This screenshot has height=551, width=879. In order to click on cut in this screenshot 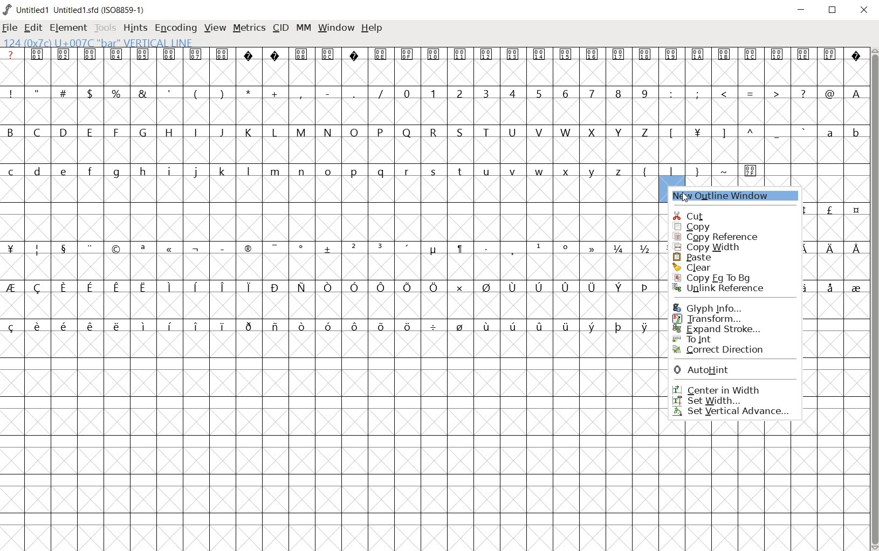, I will do `click(731, 216)`.